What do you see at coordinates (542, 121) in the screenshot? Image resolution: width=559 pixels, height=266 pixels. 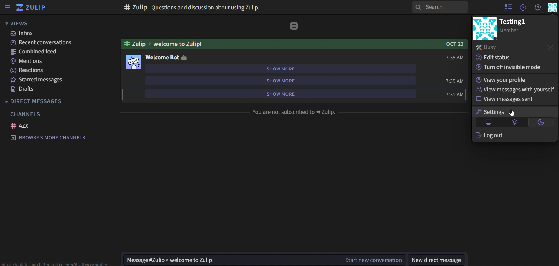 I see `dark theme` at bounding box center [542, 121].